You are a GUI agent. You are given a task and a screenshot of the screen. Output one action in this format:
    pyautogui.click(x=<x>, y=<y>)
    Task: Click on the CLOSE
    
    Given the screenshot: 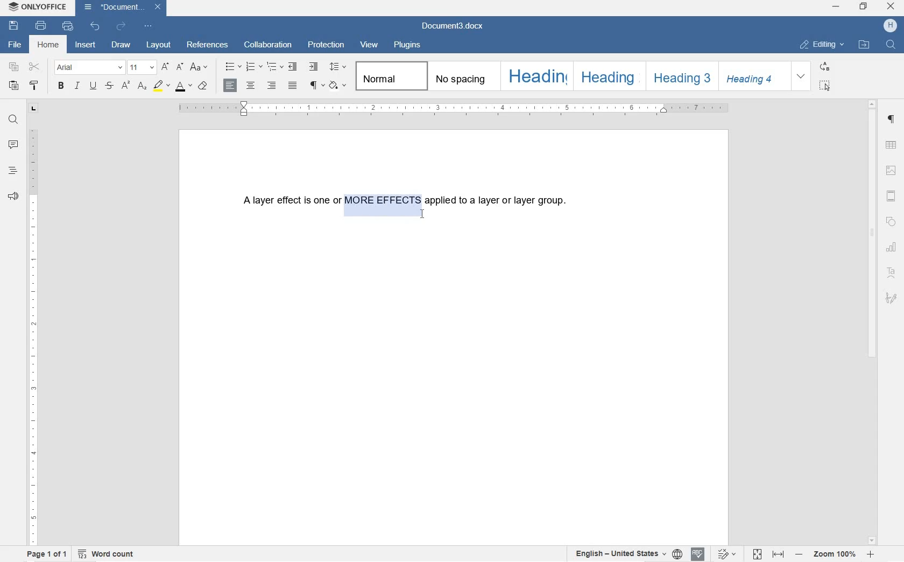 What is the action you would take?
    pyautogui.click(x=891, y=8)
    